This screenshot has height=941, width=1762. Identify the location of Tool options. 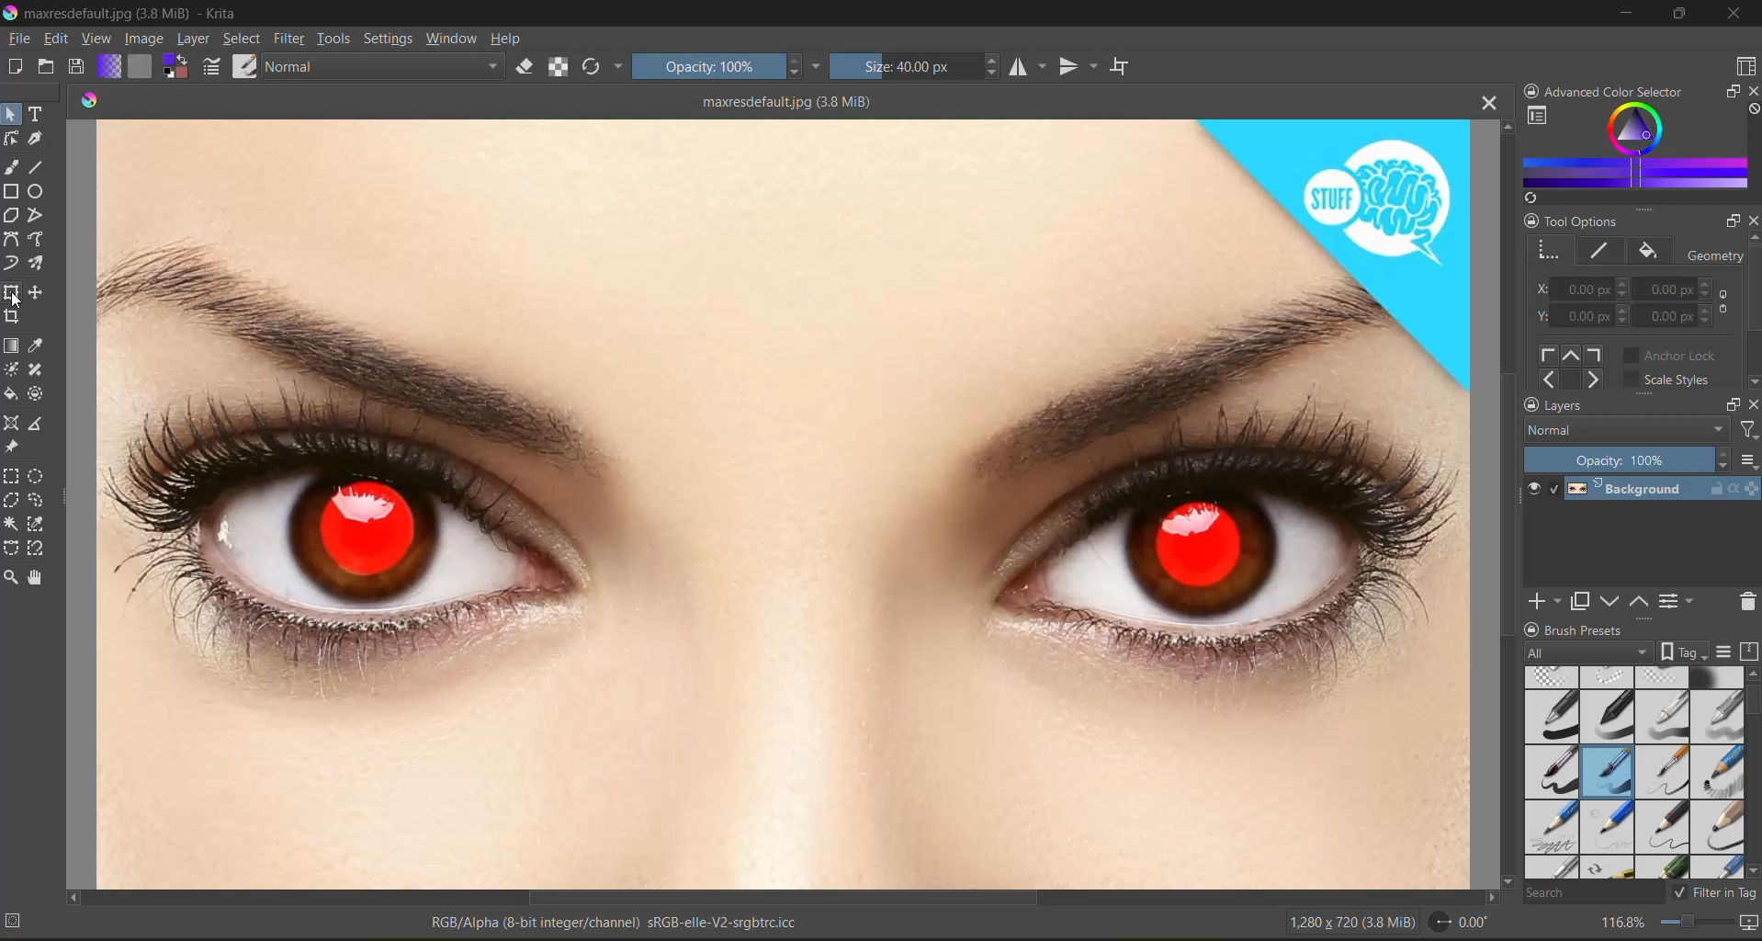
(1598, 220).